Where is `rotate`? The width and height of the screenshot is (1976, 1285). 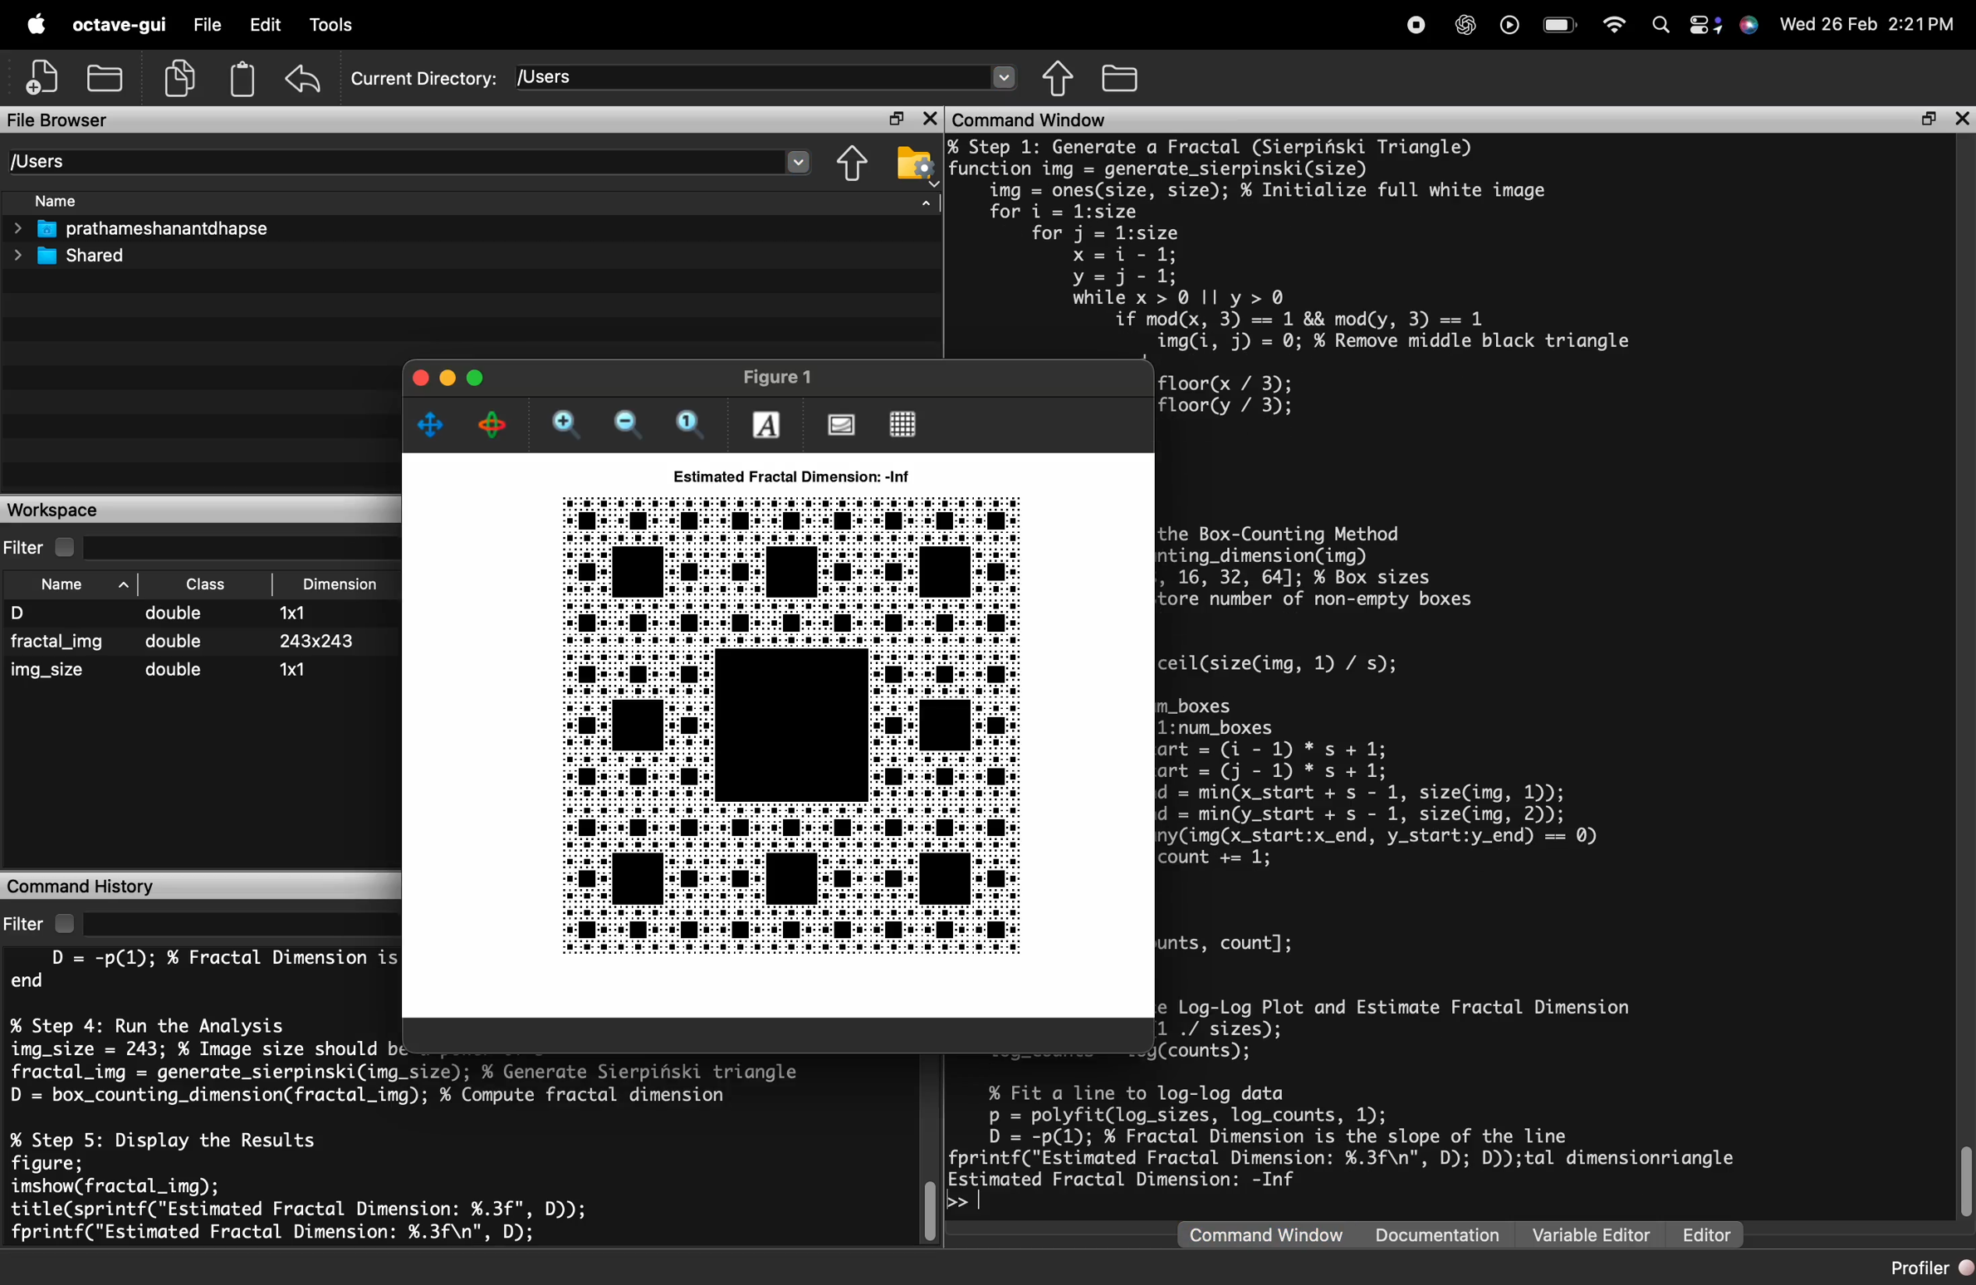
rotate is located at coordinates (493, 428).